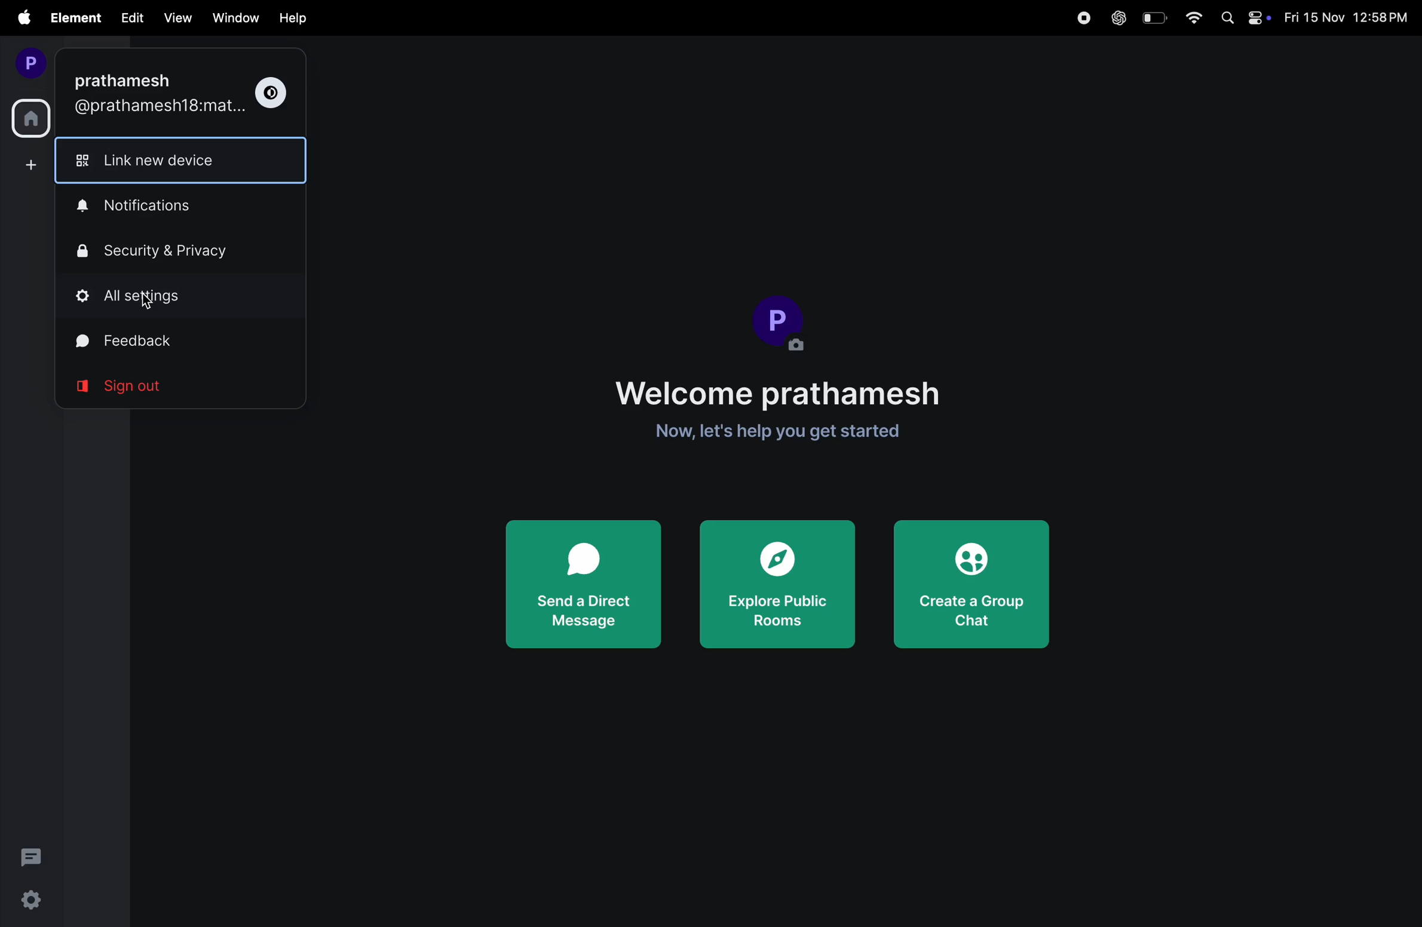  I want to click on link new device, so click(183, 159).